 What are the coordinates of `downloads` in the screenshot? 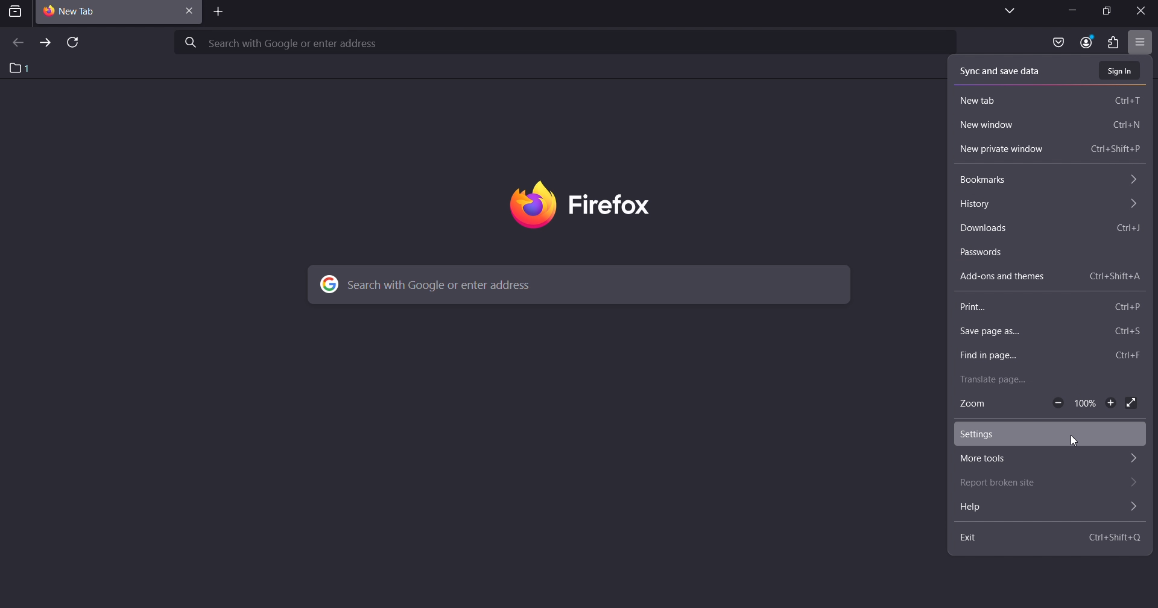 It's located at (1051, 229).